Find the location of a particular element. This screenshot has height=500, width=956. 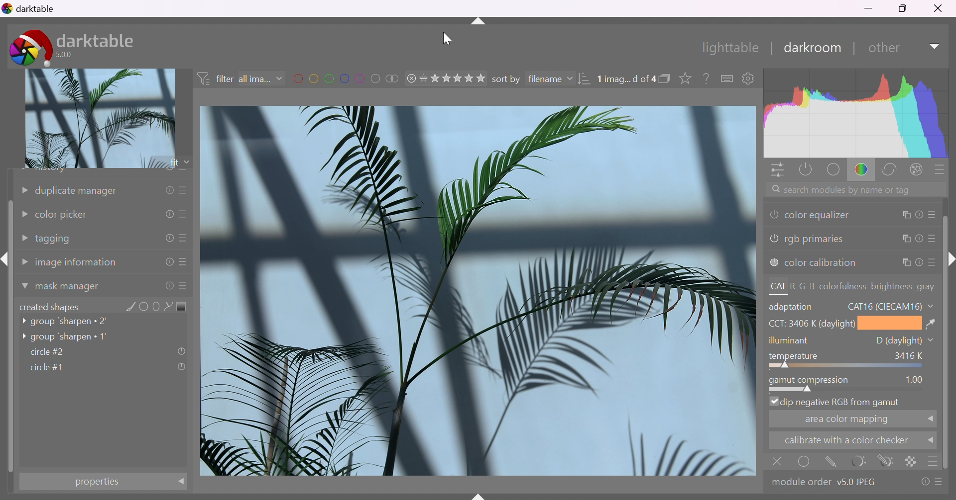

menu is located at coordinates (931, 462).